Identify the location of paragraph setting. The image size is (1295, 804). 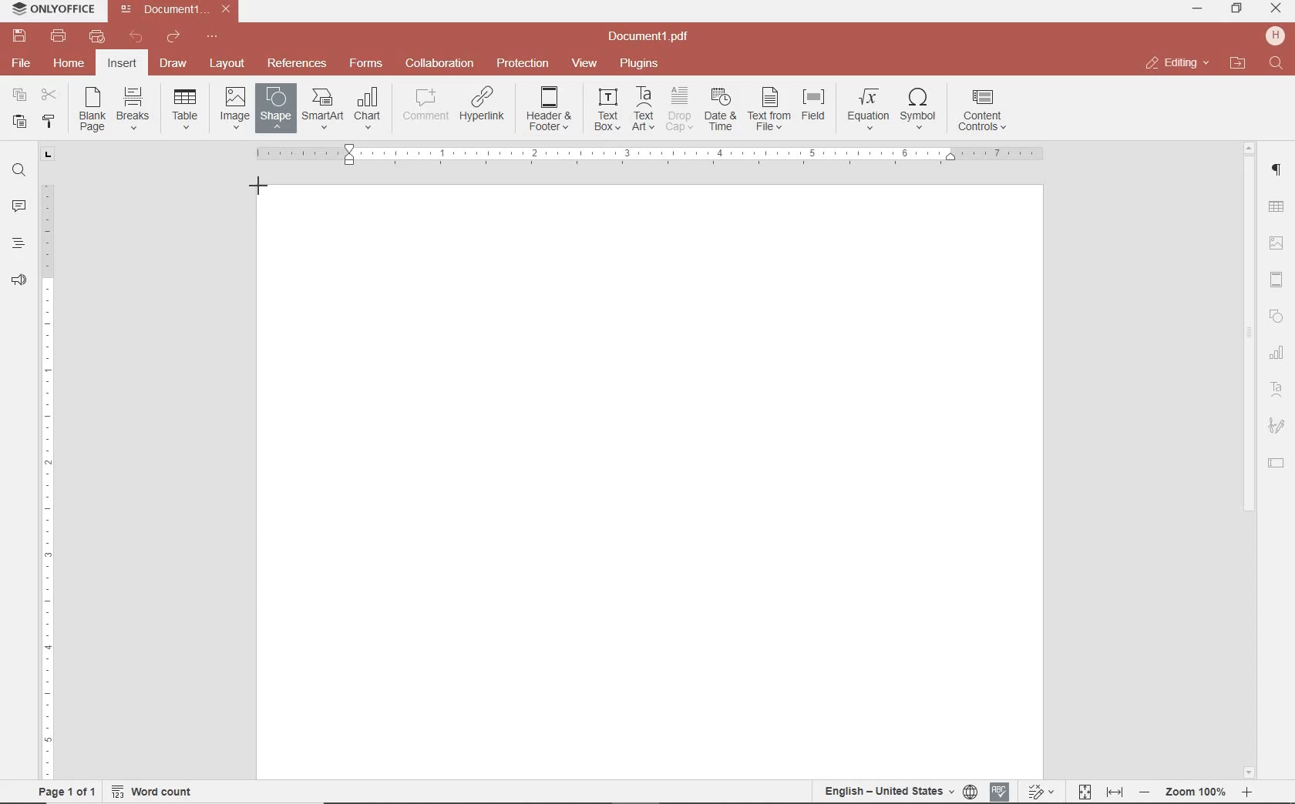
(1277, 168).